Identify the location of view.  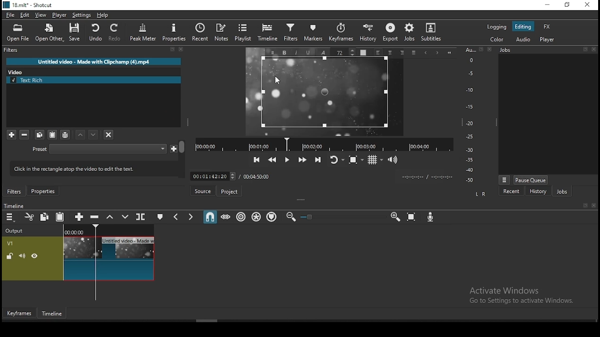
(41, 15).